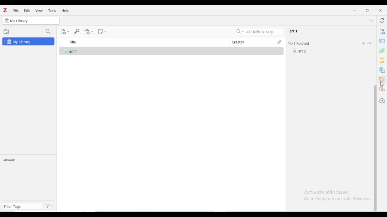 Image resolution: width=387 pixels, height=217 pixels. What do you see at coordinates (294, 31) in the screenshot?
I see `art 1` at bounding box center [294, 31].